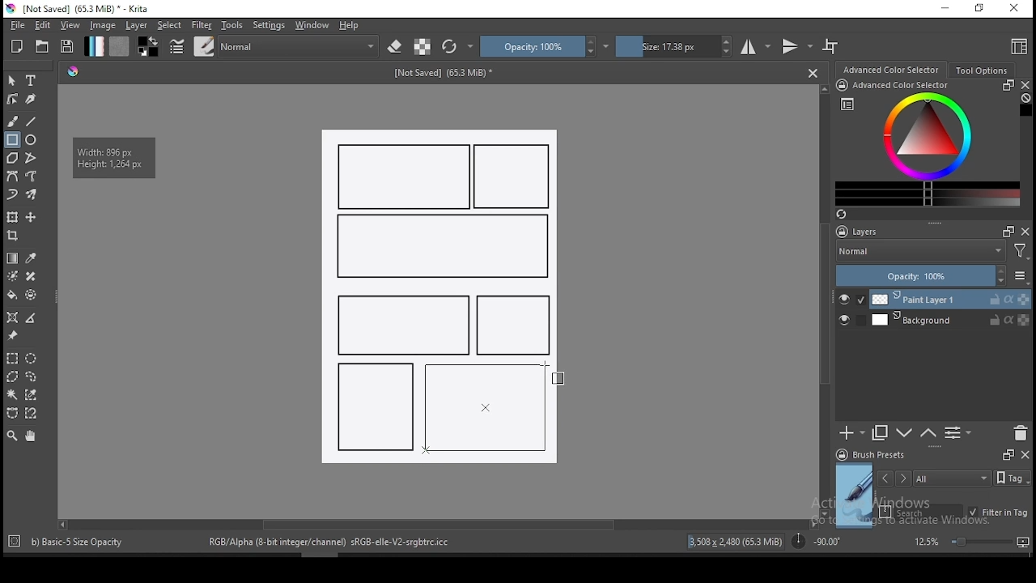 The height and width of the screenshot is (583, 1036). I want to click on rectangle tool, so click(12, 140).